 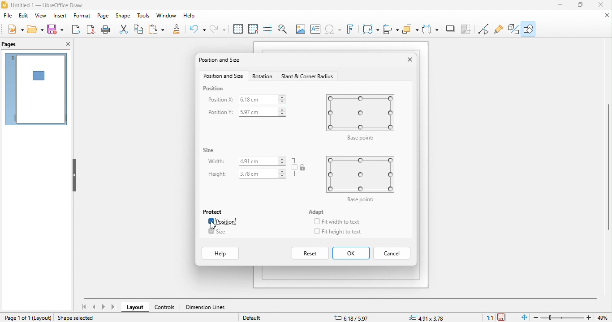 I want to click on align object, so click(x=391, y=29).